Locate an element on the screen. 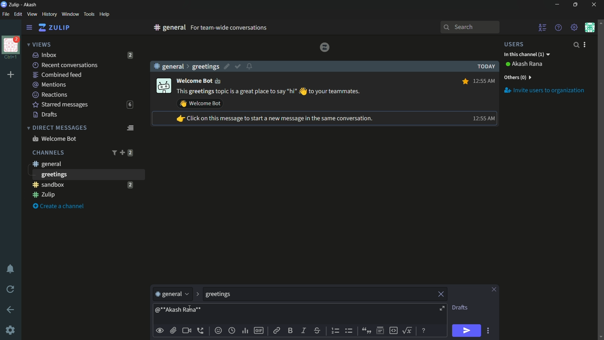 The width and height of the screenshot is (604, 340). scroll down is located at coordinates (600, 337).